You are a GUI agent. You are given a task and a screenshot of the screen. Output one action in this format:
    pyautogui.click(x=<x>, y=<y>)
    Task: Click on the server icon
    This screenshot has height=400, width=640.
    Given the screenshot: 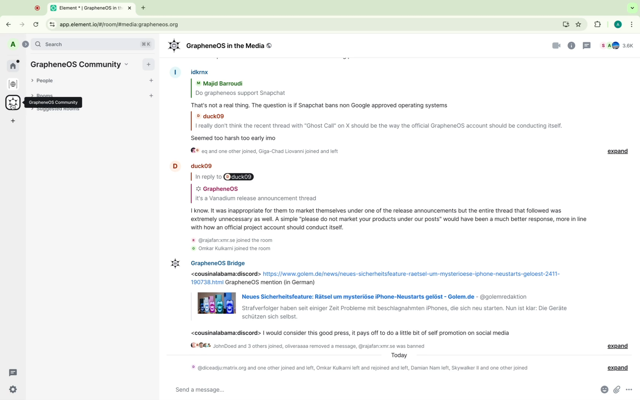 What is the action you would take?
    pyautogui.click(x=14, y=84)
    